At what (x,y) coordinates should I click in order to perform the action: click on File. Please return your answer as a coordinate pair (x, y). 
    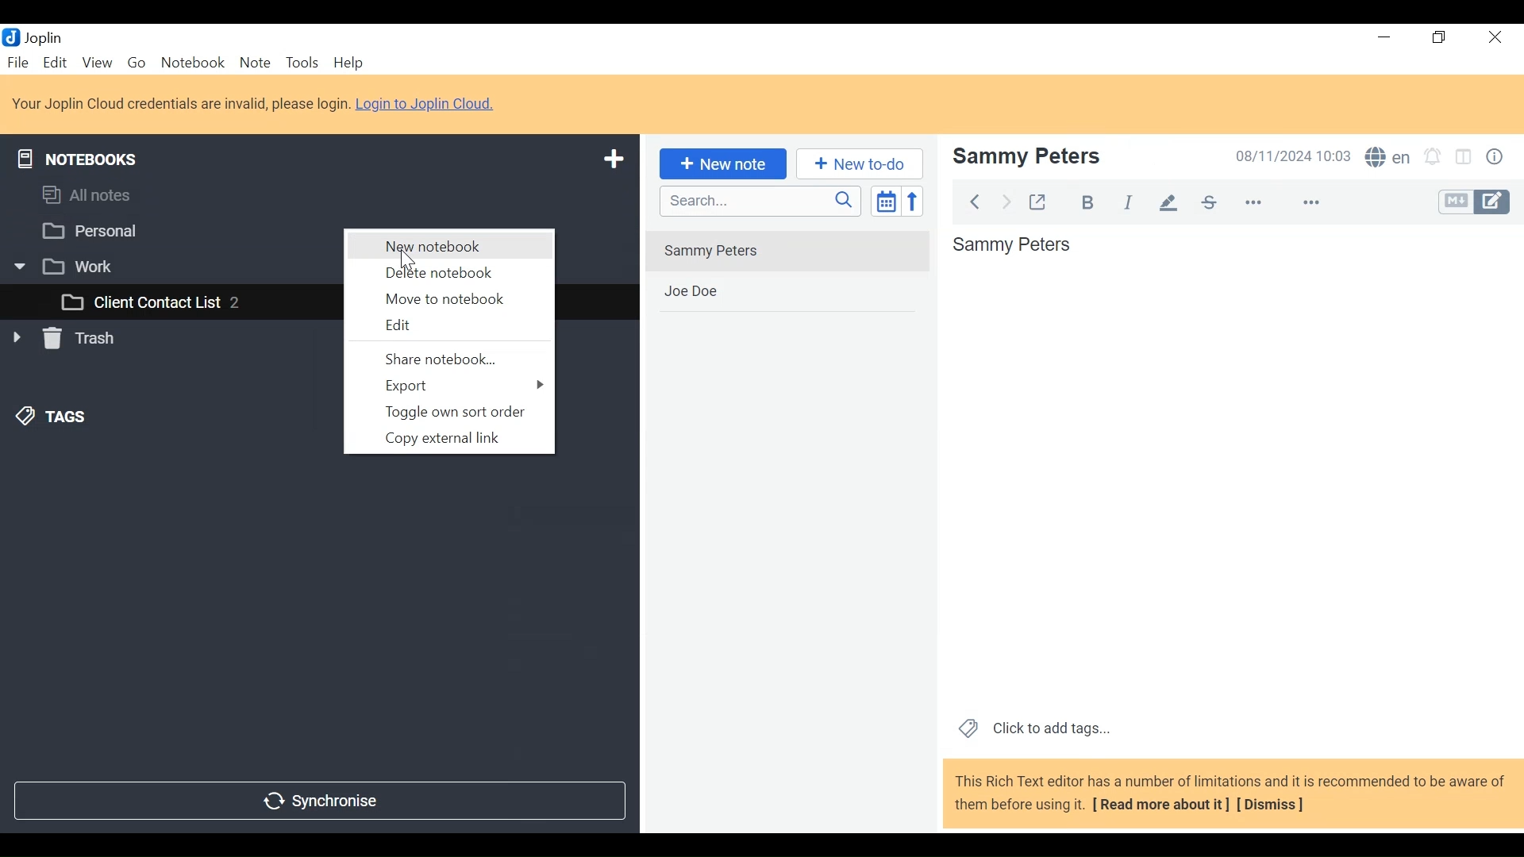
    Looking at the image, I should click on (18, 60).